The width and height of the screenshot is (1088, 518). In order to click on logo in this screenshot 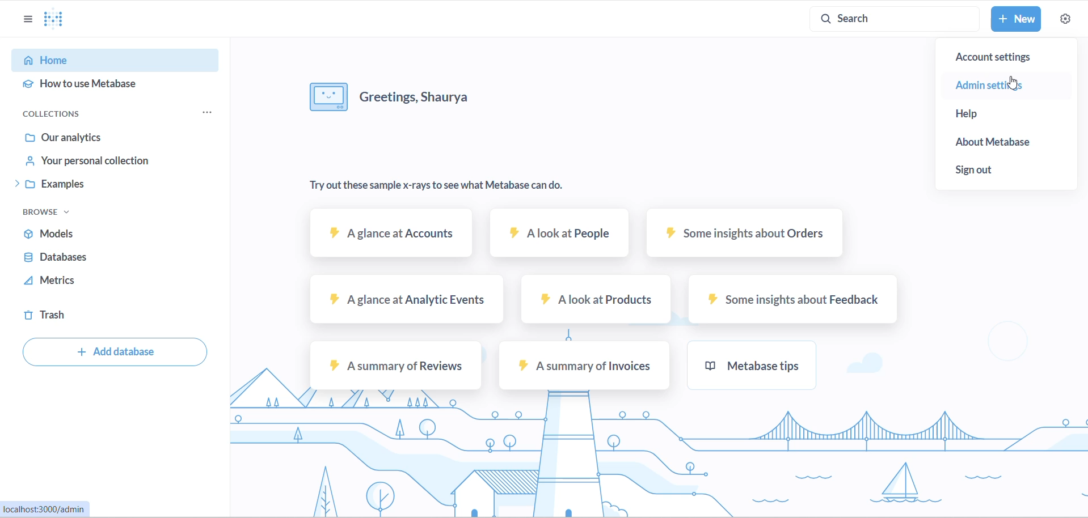, I will do `click(62, 20)`.